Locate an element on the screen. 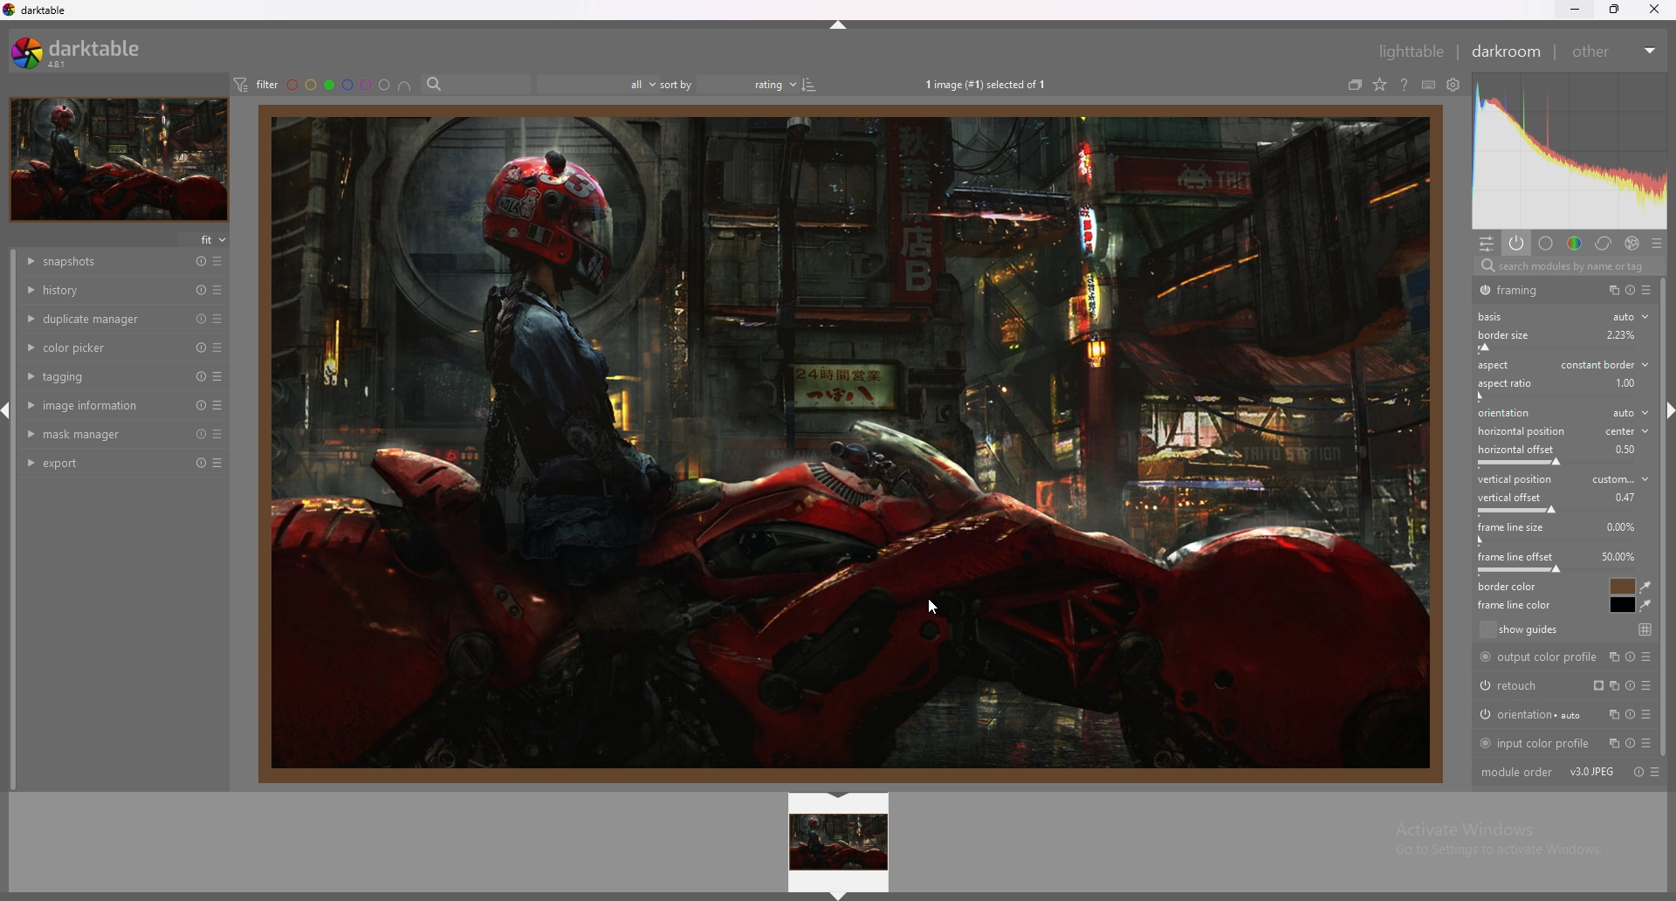 This screenshot has width=1676, height=901. reset is located at coordinates (199, 464).